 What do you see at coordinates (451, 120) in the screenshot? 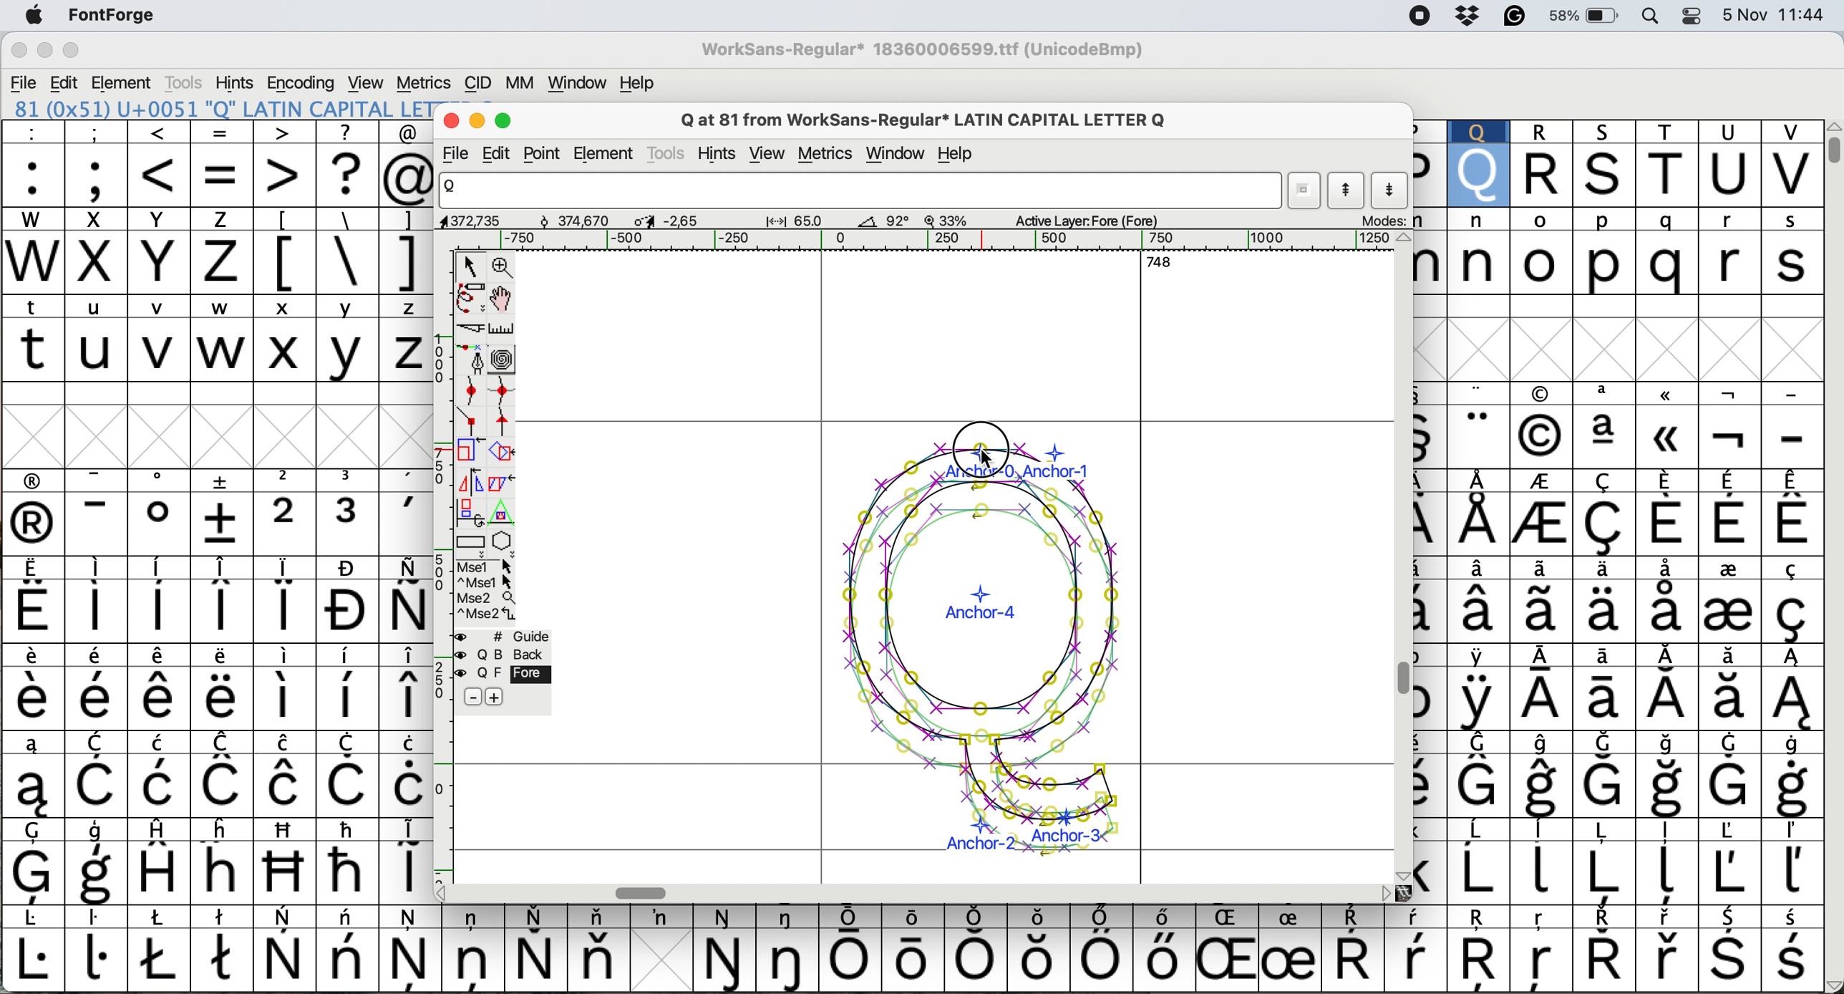
I see `close` at bounding box center [451, 120].